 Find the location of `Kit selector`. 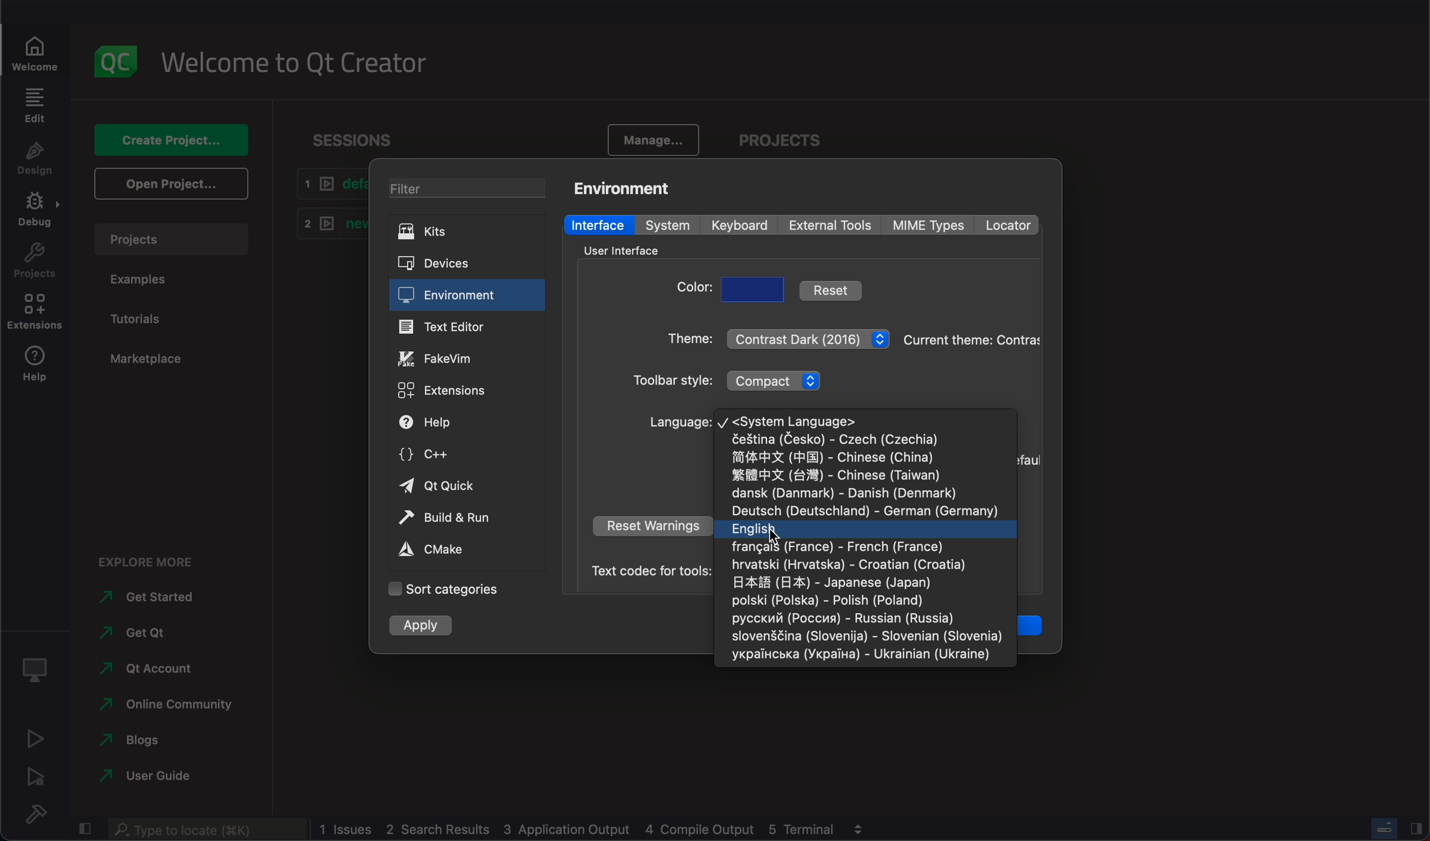

Kit selector is located at coordinates (34, 666).